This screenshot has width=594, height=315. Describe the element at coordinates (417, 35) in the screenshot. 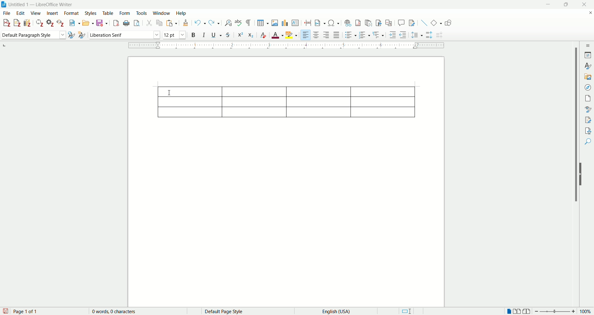

I see `set line spacing` at that location.